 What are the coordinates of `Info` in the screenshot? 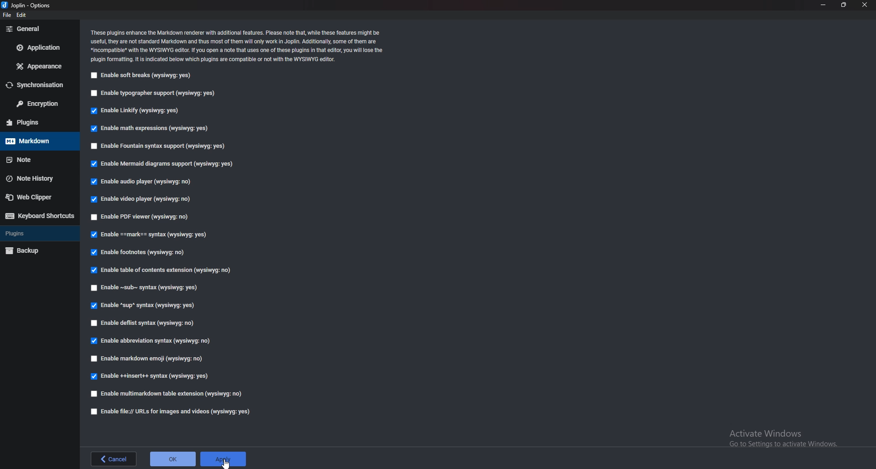 It's located at (247, 45).